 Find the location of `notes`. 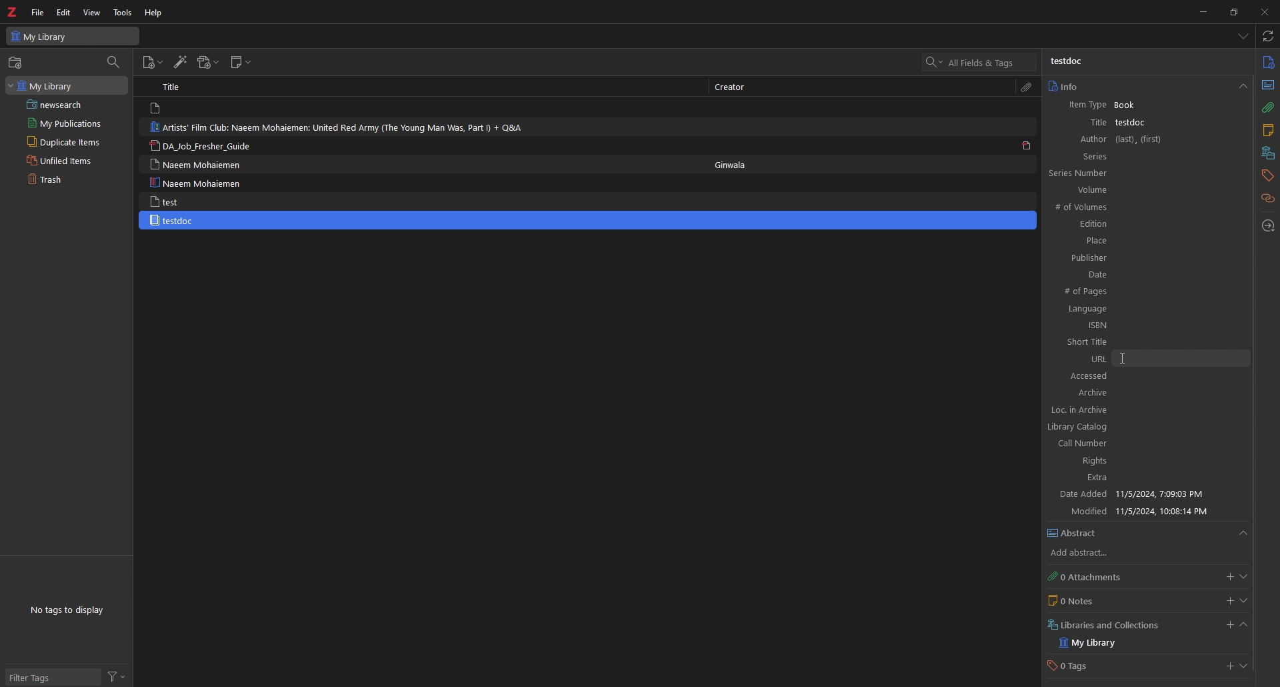

notes is located at coordinates (1267, 130).